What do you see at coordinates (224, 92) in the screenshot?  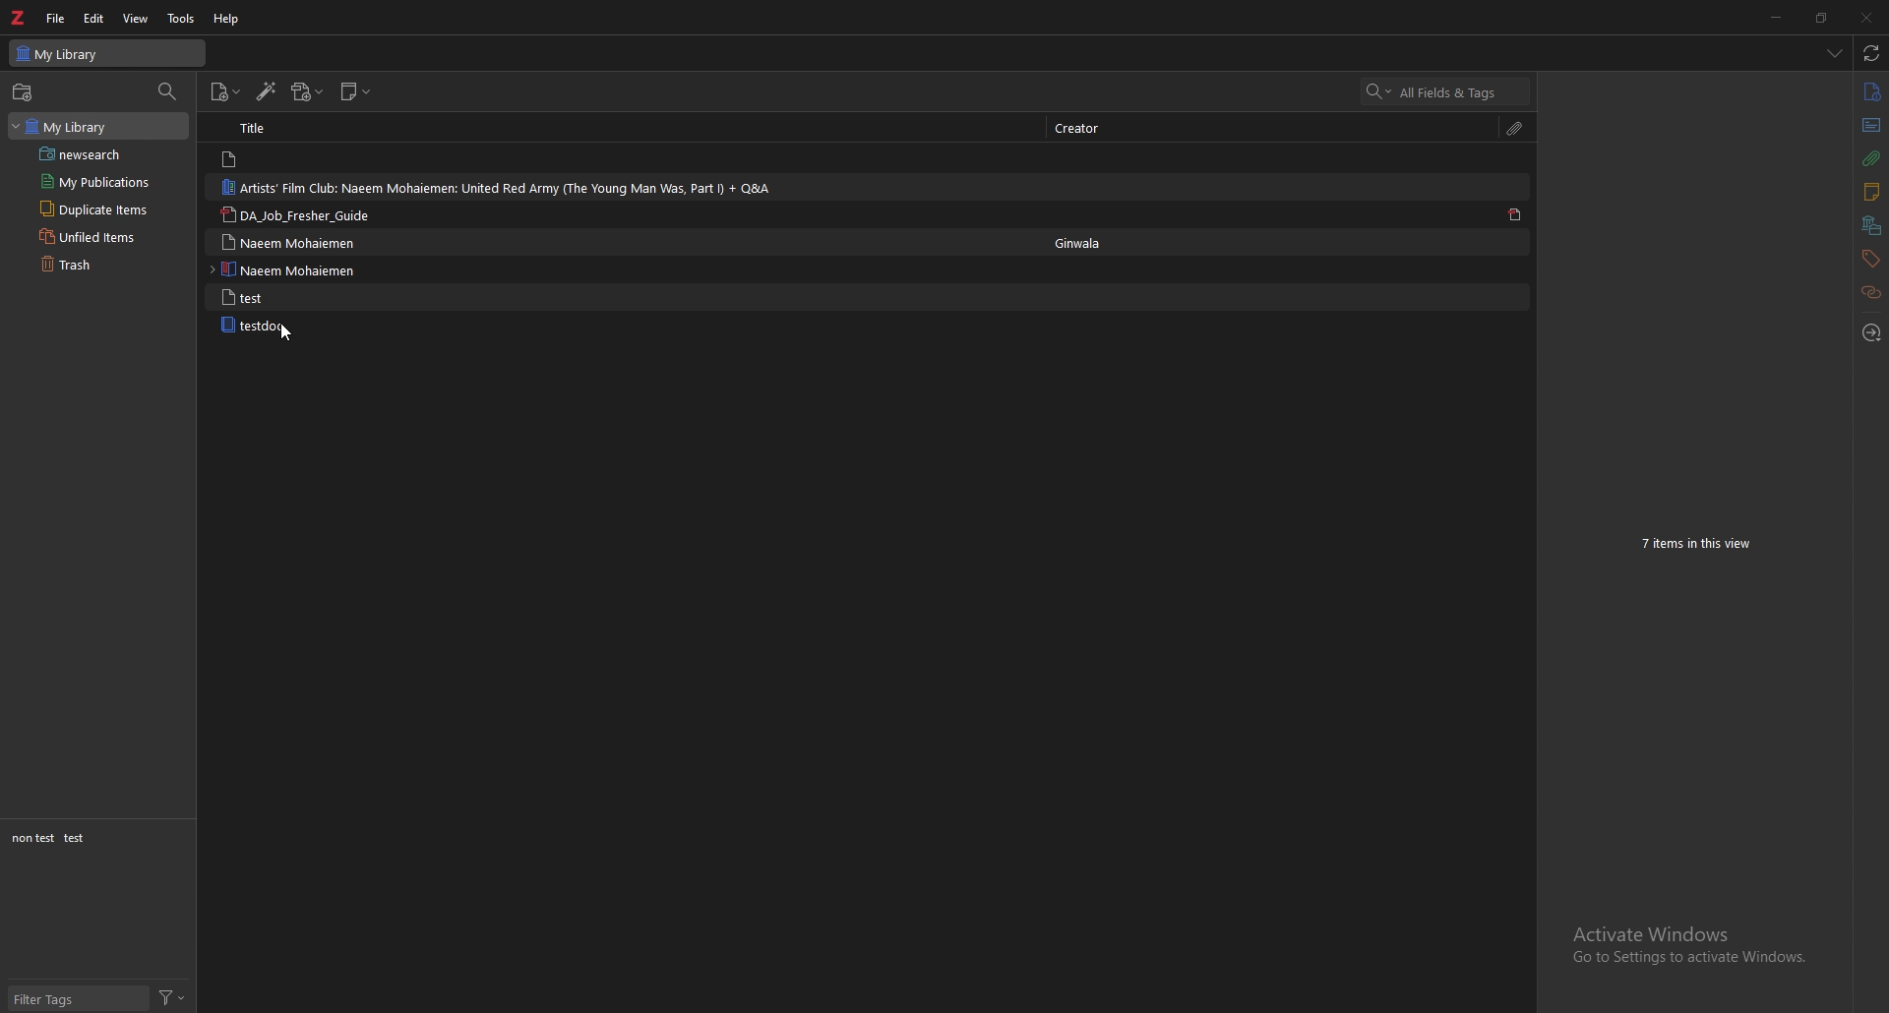 I see `new item` at bounding box center [224, 92].